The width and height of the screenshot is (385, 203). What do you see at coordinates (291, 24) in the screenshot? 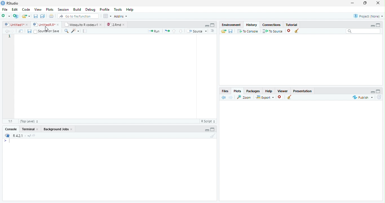
I see `Tutorial` at bounding box center [291, 24].